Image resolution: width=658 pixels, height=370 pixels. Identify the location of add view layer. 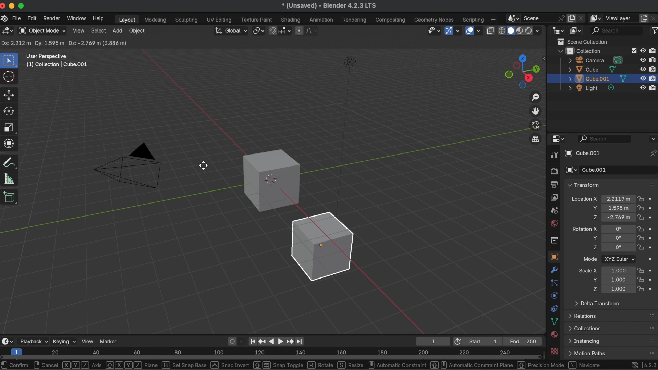
(644, 17).